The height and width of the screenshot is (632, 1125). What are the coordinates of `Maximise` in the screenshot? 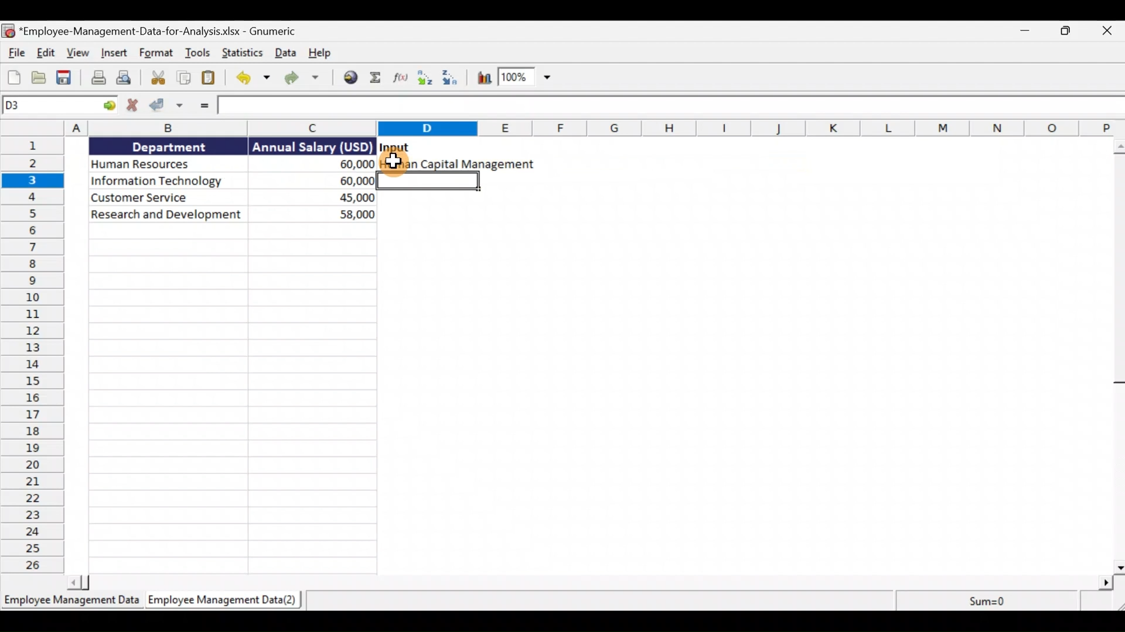 It's located at (1066, 33).